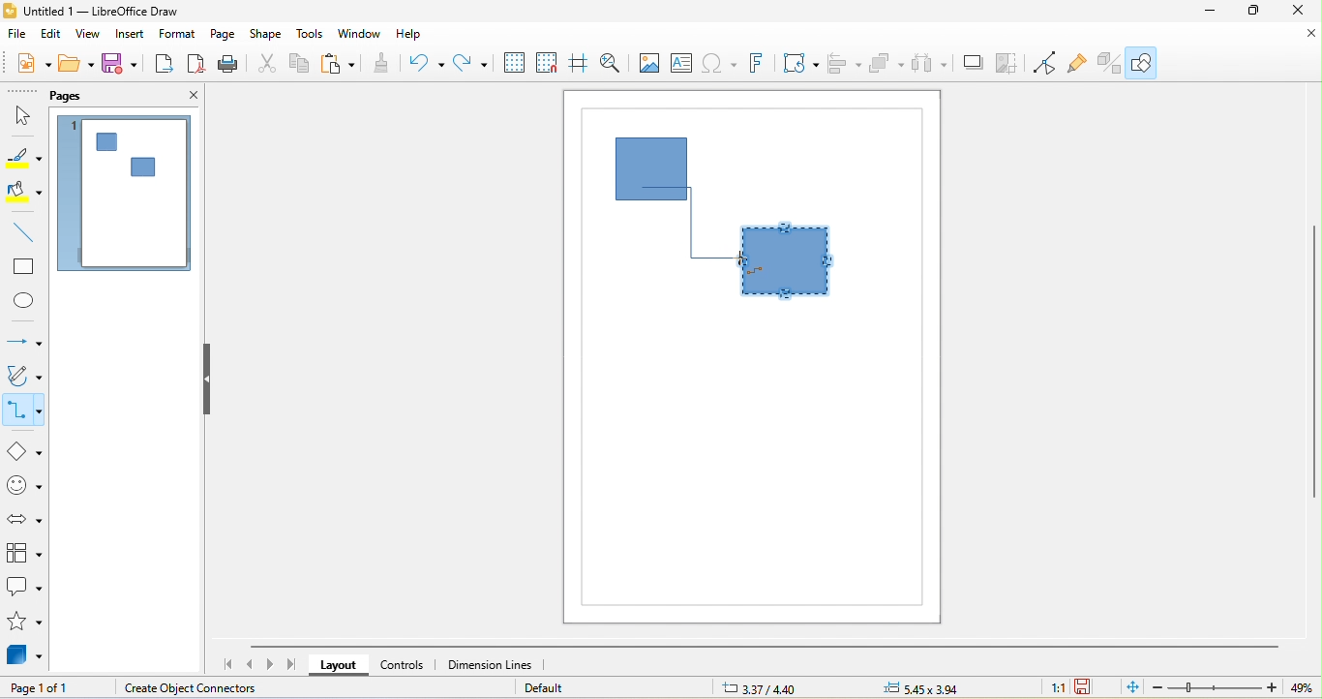  Describe the element at coordinates (23, 341) in the screenshot. I see `lines and arrow` at that location.